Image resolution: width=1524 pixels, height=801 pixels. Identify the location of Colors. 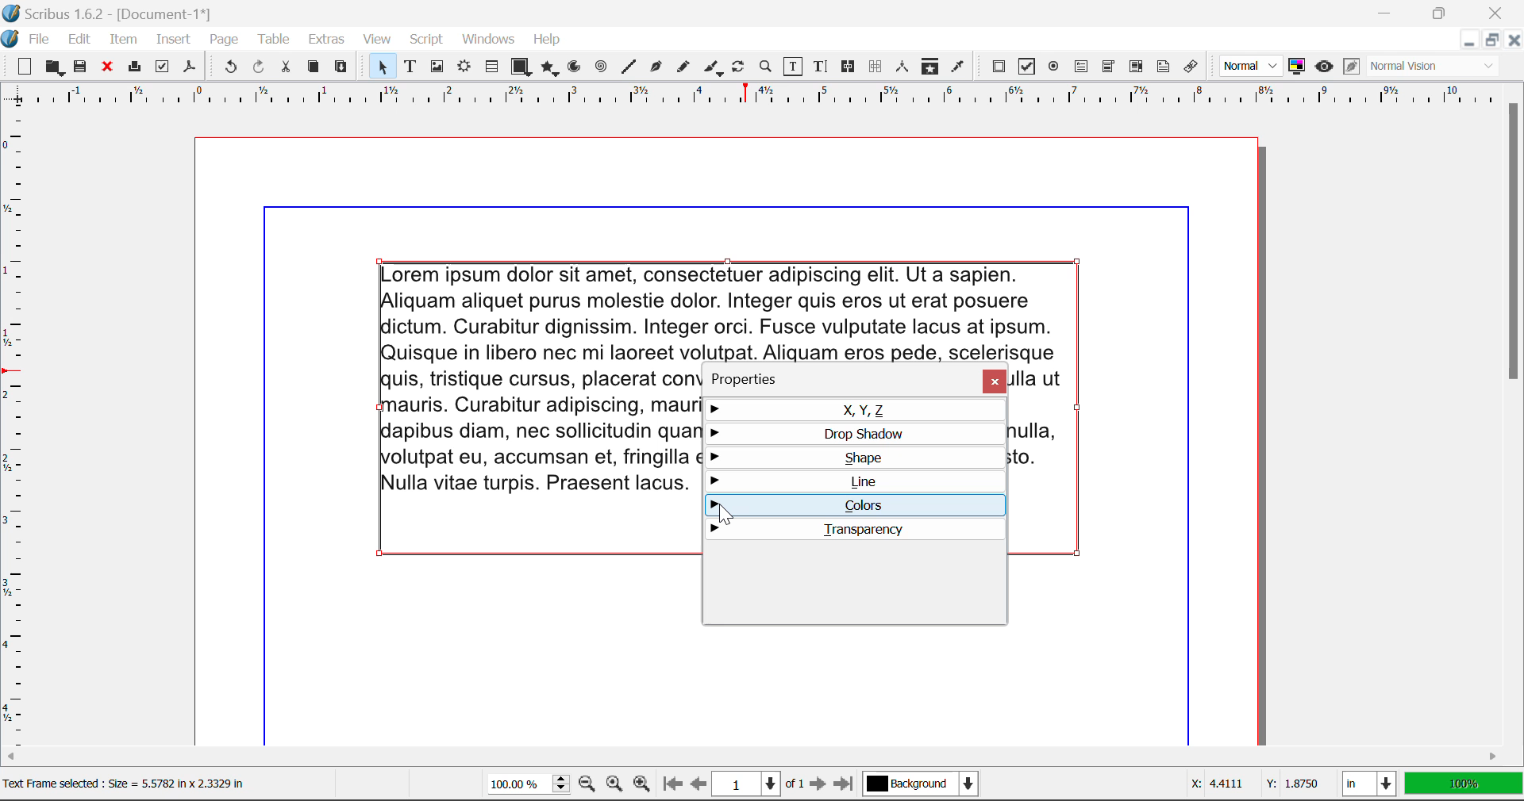
(854, 504).